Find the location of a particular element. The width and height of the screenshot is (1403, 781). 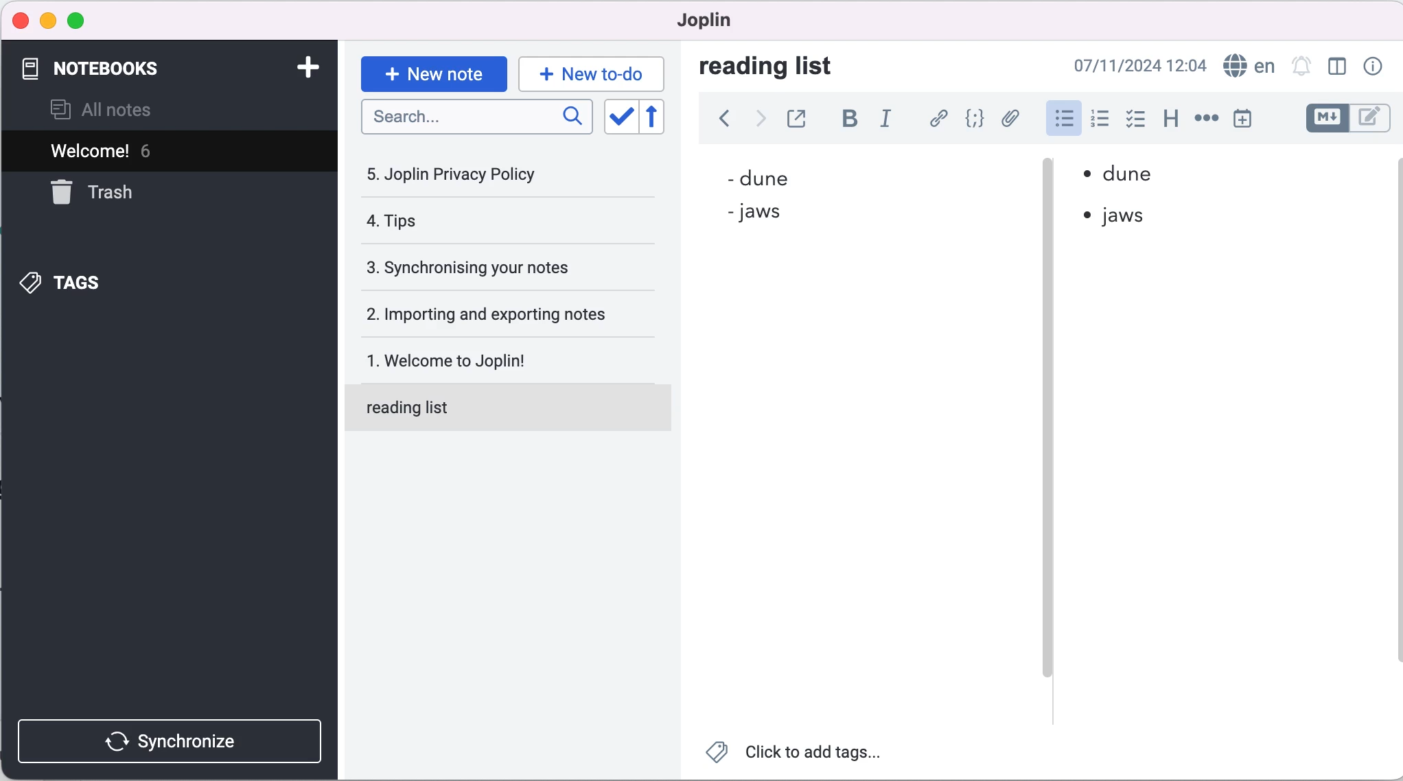

new note is located at coordinates (432, 73).